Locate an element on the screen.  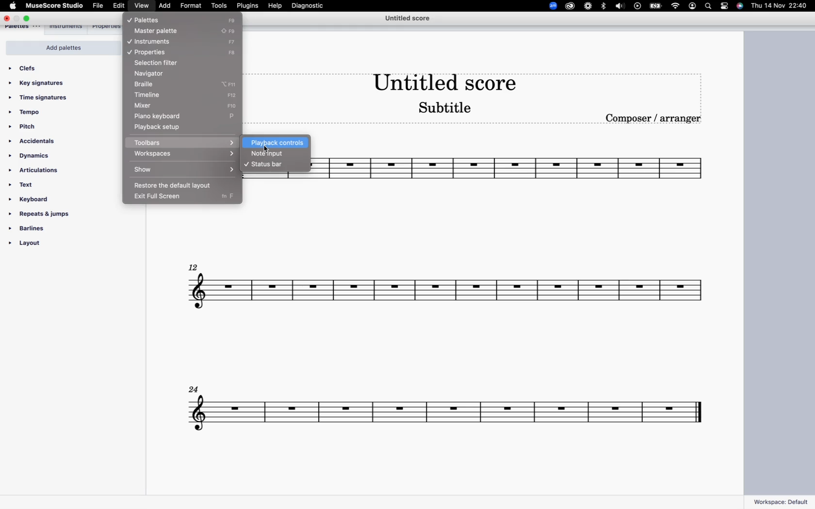
show is located at coordinates (184, 170).